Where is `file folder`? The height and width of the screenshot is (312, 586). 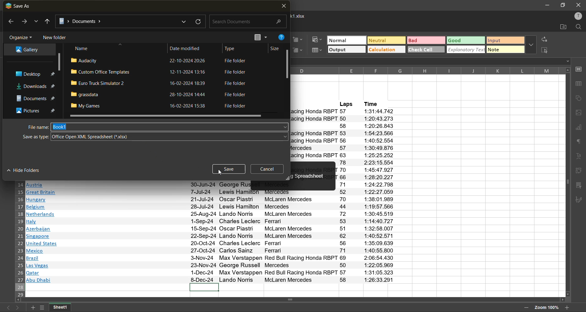
file folder is located at coordinates (240, 95).